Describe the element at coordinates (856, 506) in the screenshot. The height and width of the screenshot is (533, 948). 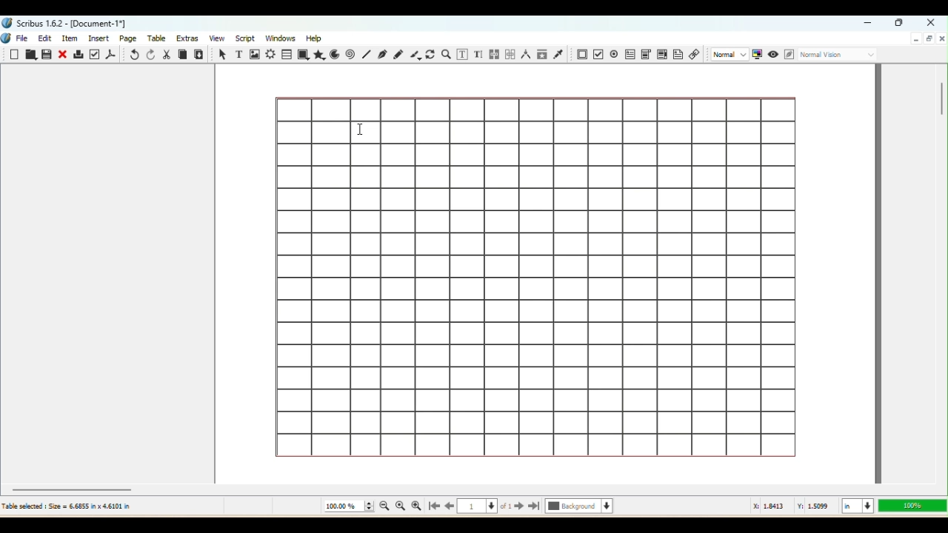
I see `Select the current Unit` at that location.